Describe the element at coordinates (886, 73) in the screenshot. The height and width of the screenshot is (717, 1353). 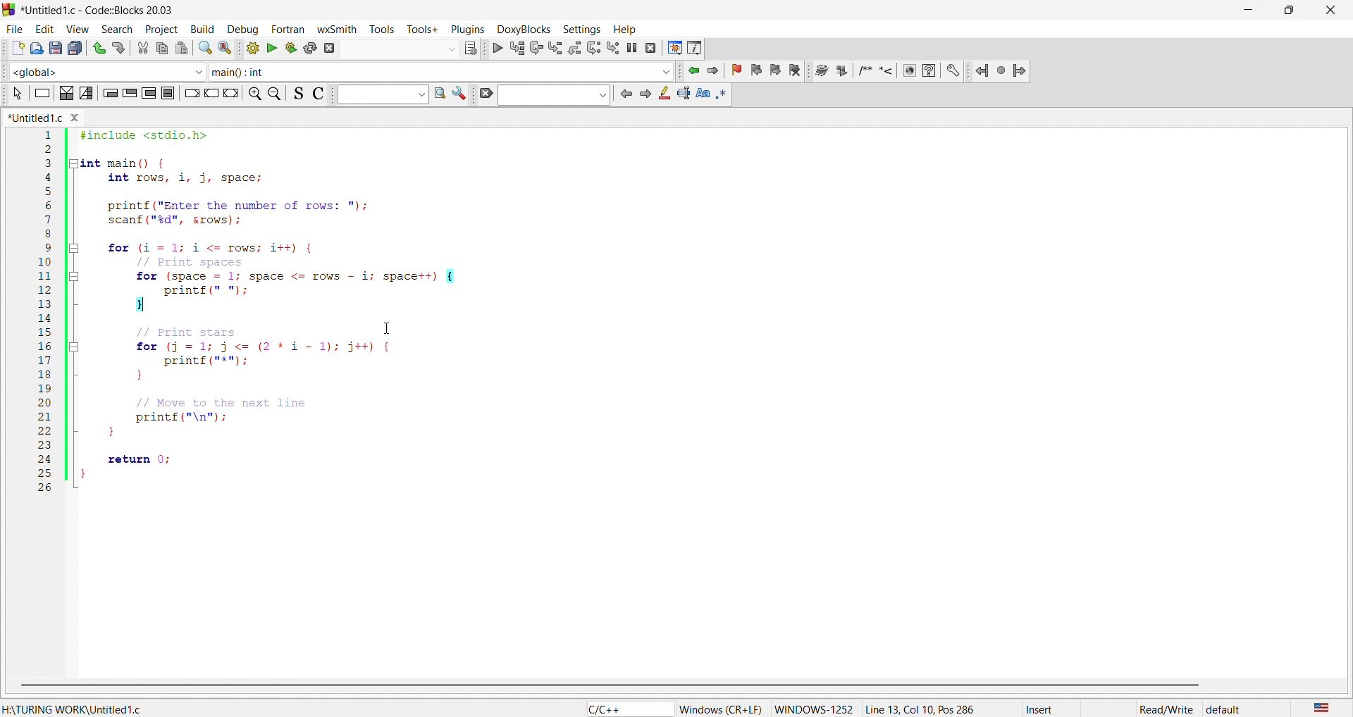
I see `insert line` at that location.